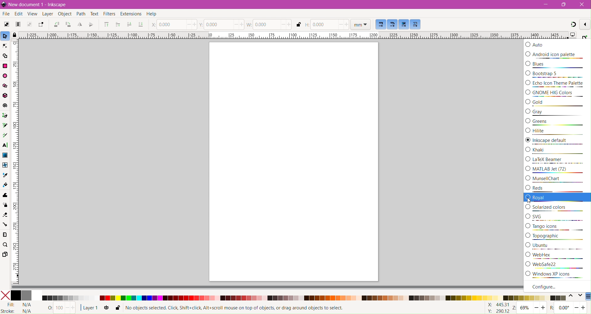 This screenshot has height=314, width=591. What do you see at coordinates (557, 246) in the screenshot?
I see `Ubuntu` at bounding box center [557, 246].